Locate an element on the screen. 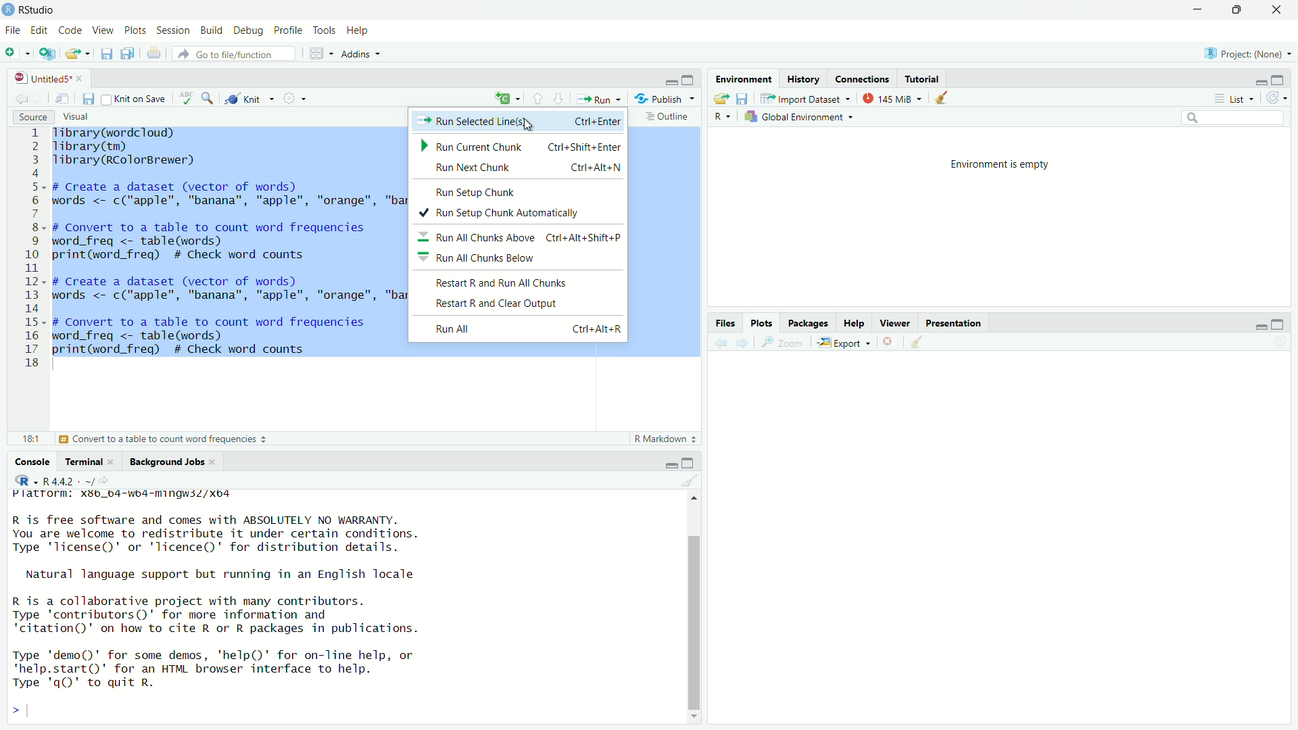 This screenshot has width=1298, height=730. Untitled is located at coordinates (50, 78).